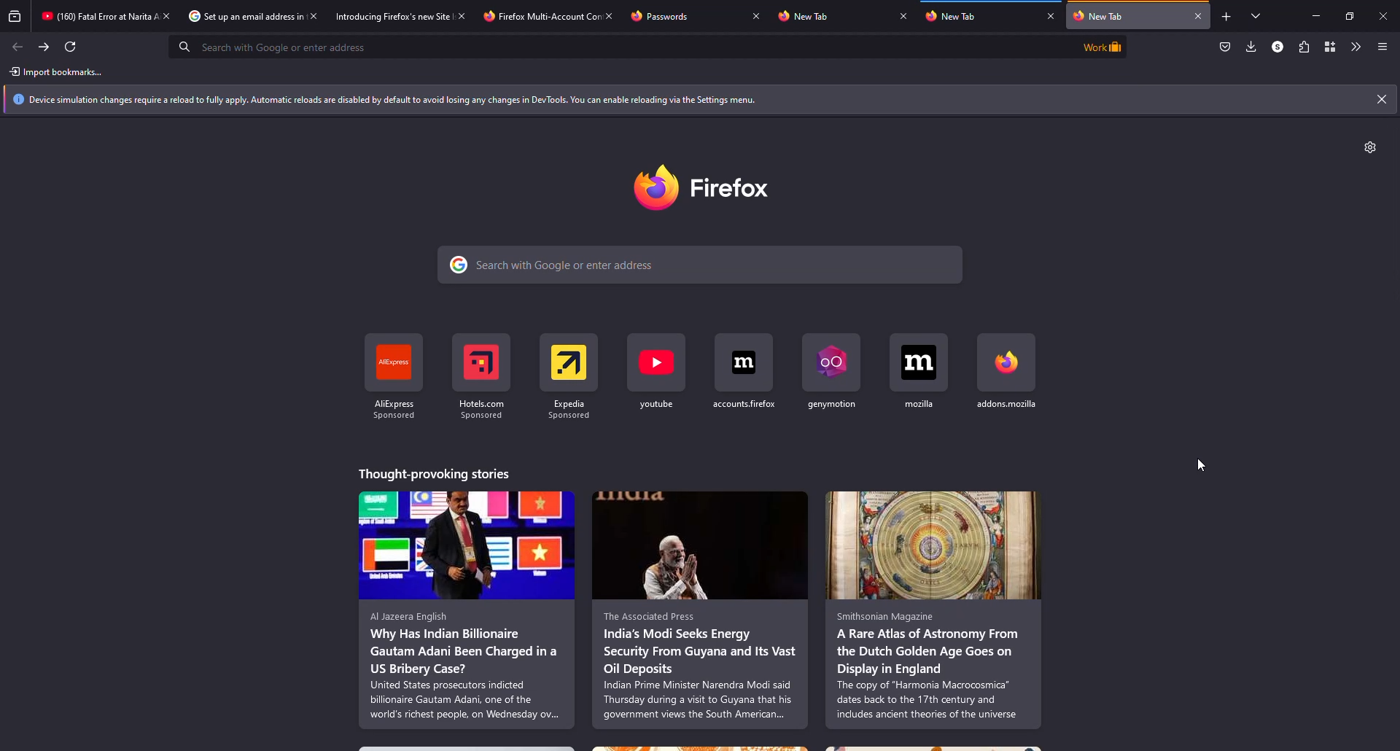 Image resolution: width=1400 pixels, height=751 pixels. I want to click on container, so click(1330, 47).